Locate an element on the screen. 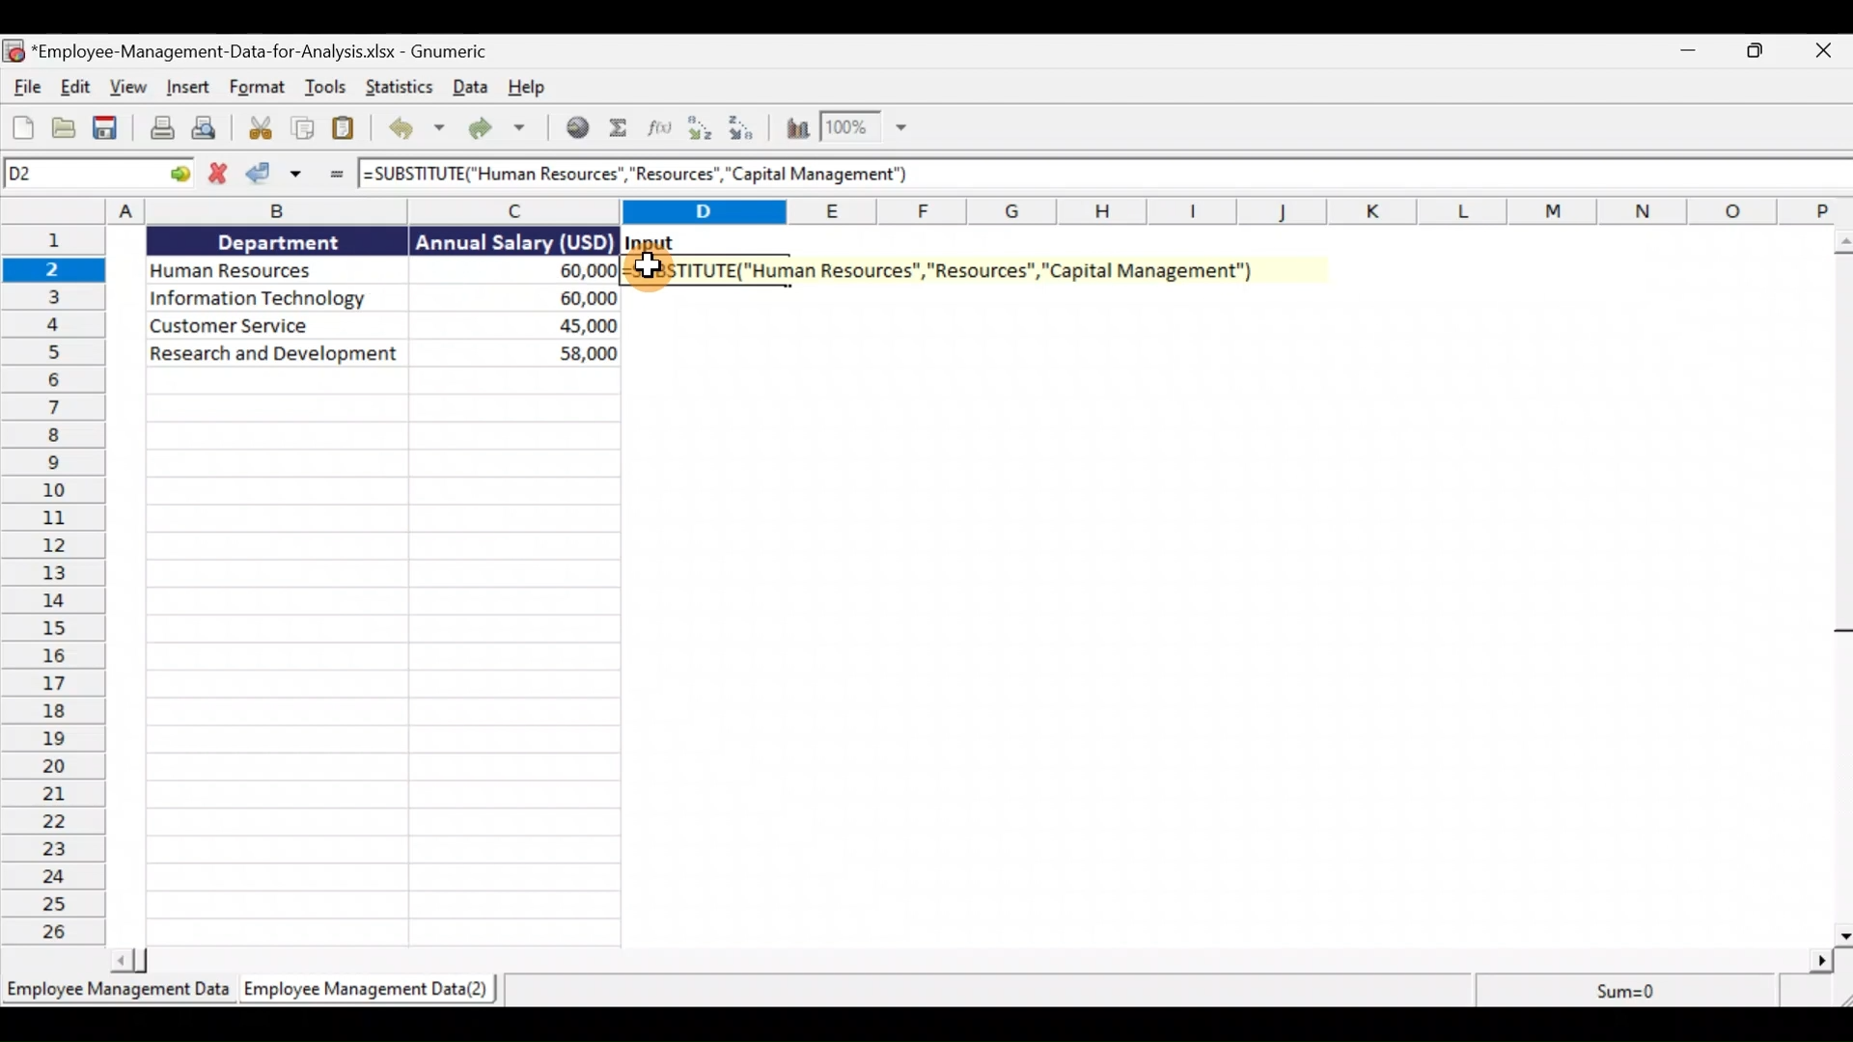 This screenshot has width=1853, height=1042. Sheet 2 is located at coordinates (367, 991).